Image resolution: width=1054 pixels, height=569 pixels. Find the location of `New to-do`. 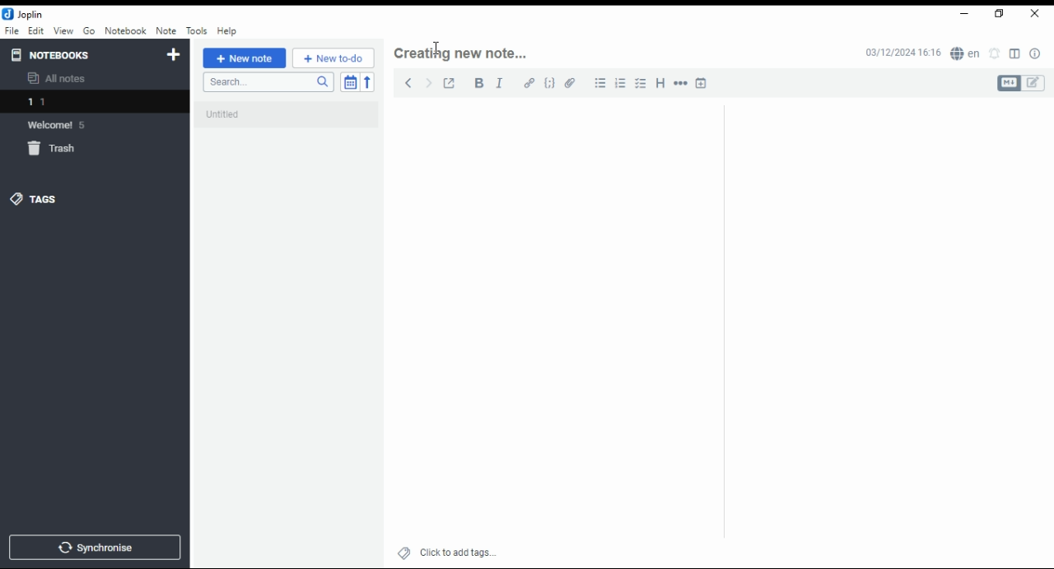

New to-do is located at coordinates (333, 58).